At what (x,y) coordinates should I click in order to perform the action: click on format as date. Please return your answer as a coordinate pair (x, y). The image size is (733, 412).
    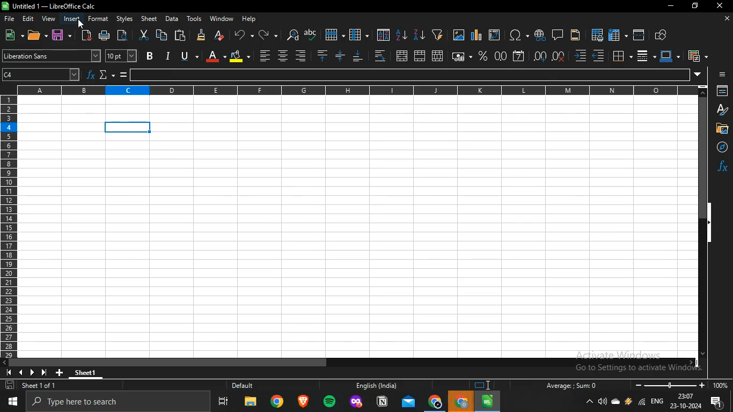
    Looking at the image, I should click on (519, 55).